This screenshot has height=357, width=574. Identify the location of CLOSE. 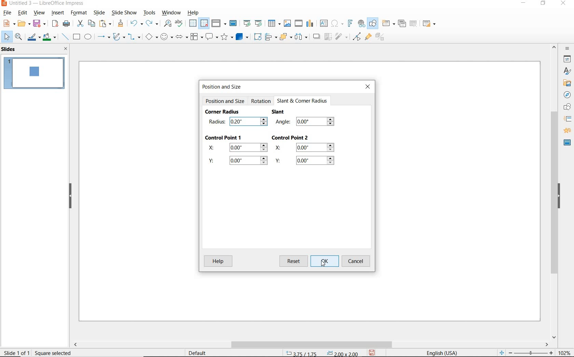
(368, 88).